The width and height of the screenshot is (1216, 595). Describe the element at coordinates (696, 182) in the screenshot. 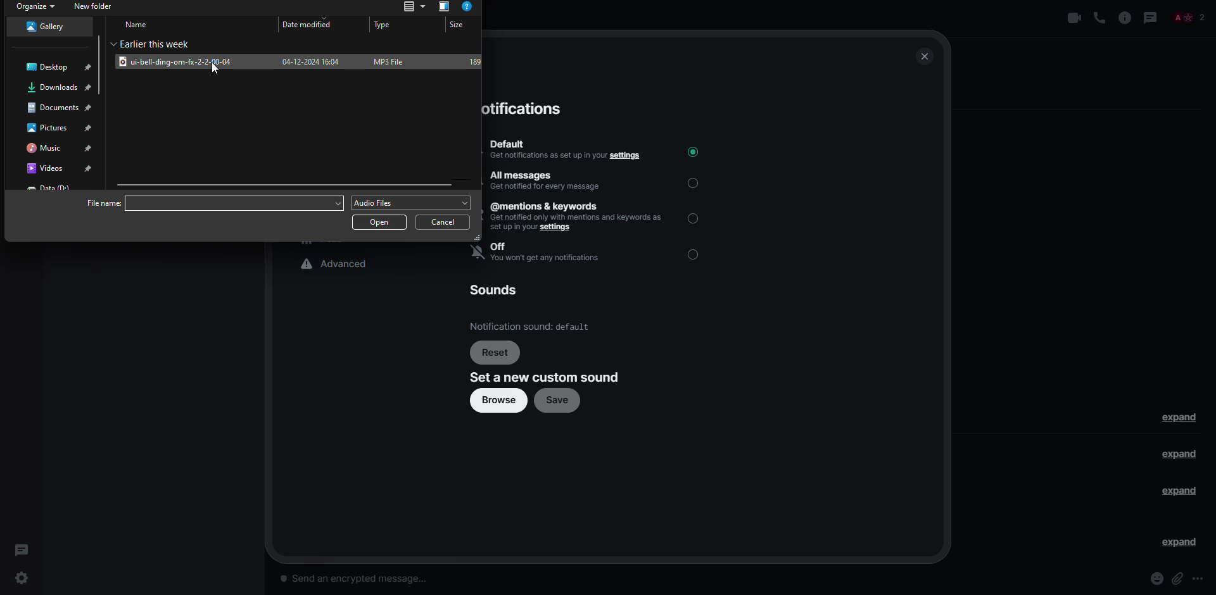

I see `select` at that location.